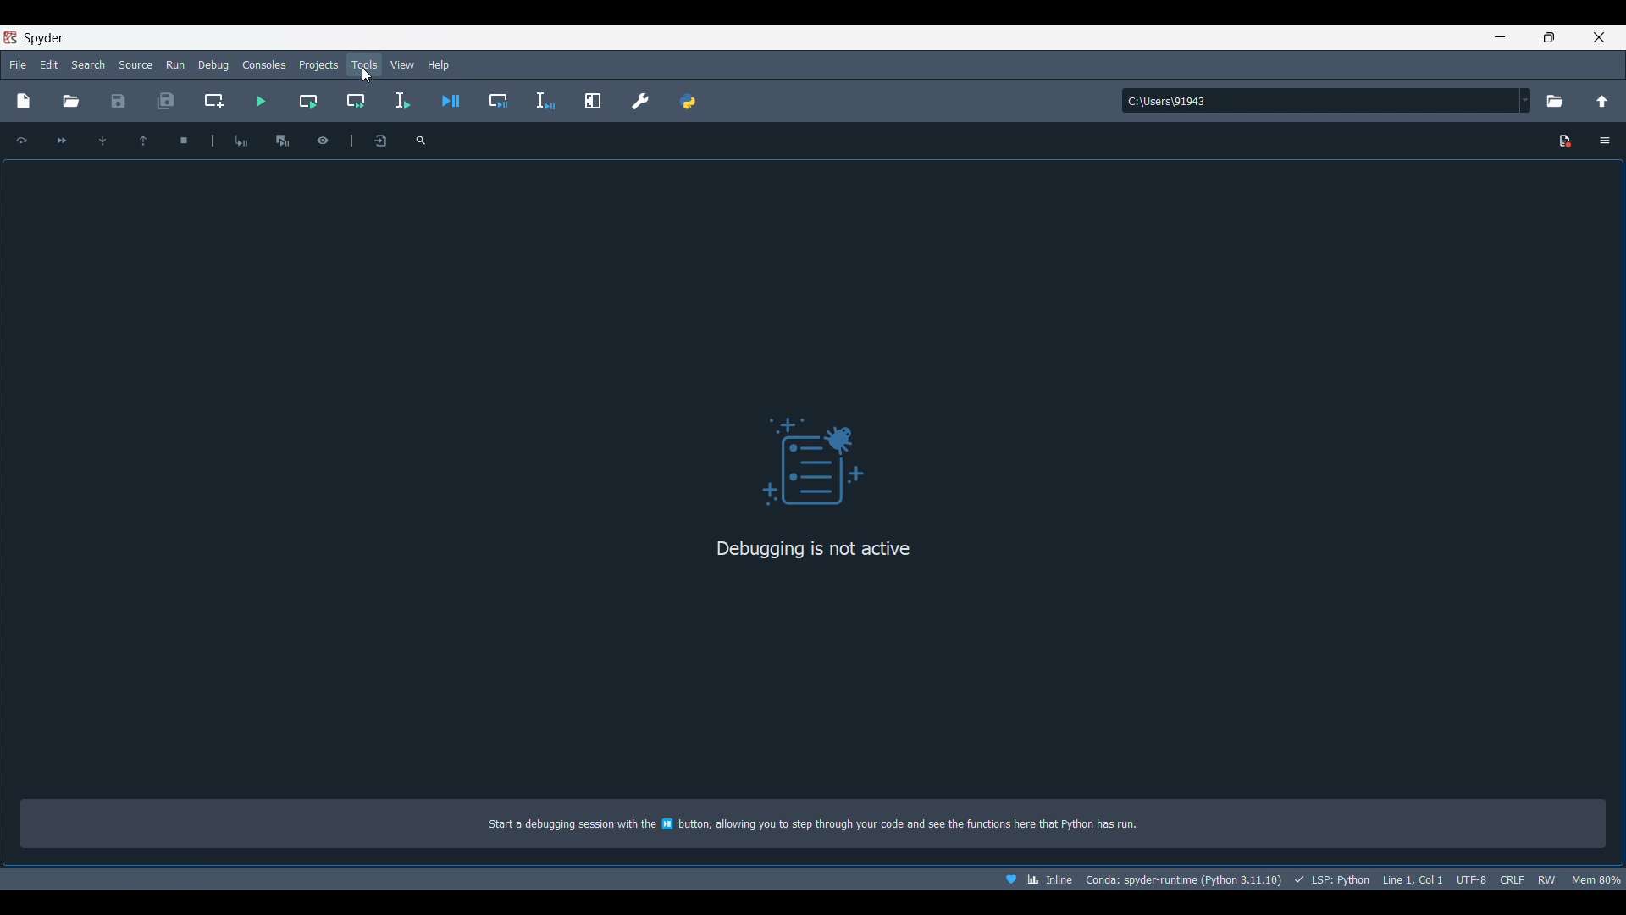 This screenshot has height=915, width=1626. Describe the element at coordinates (318, 65) in the screenshot. I see `Projects menu` at that location.